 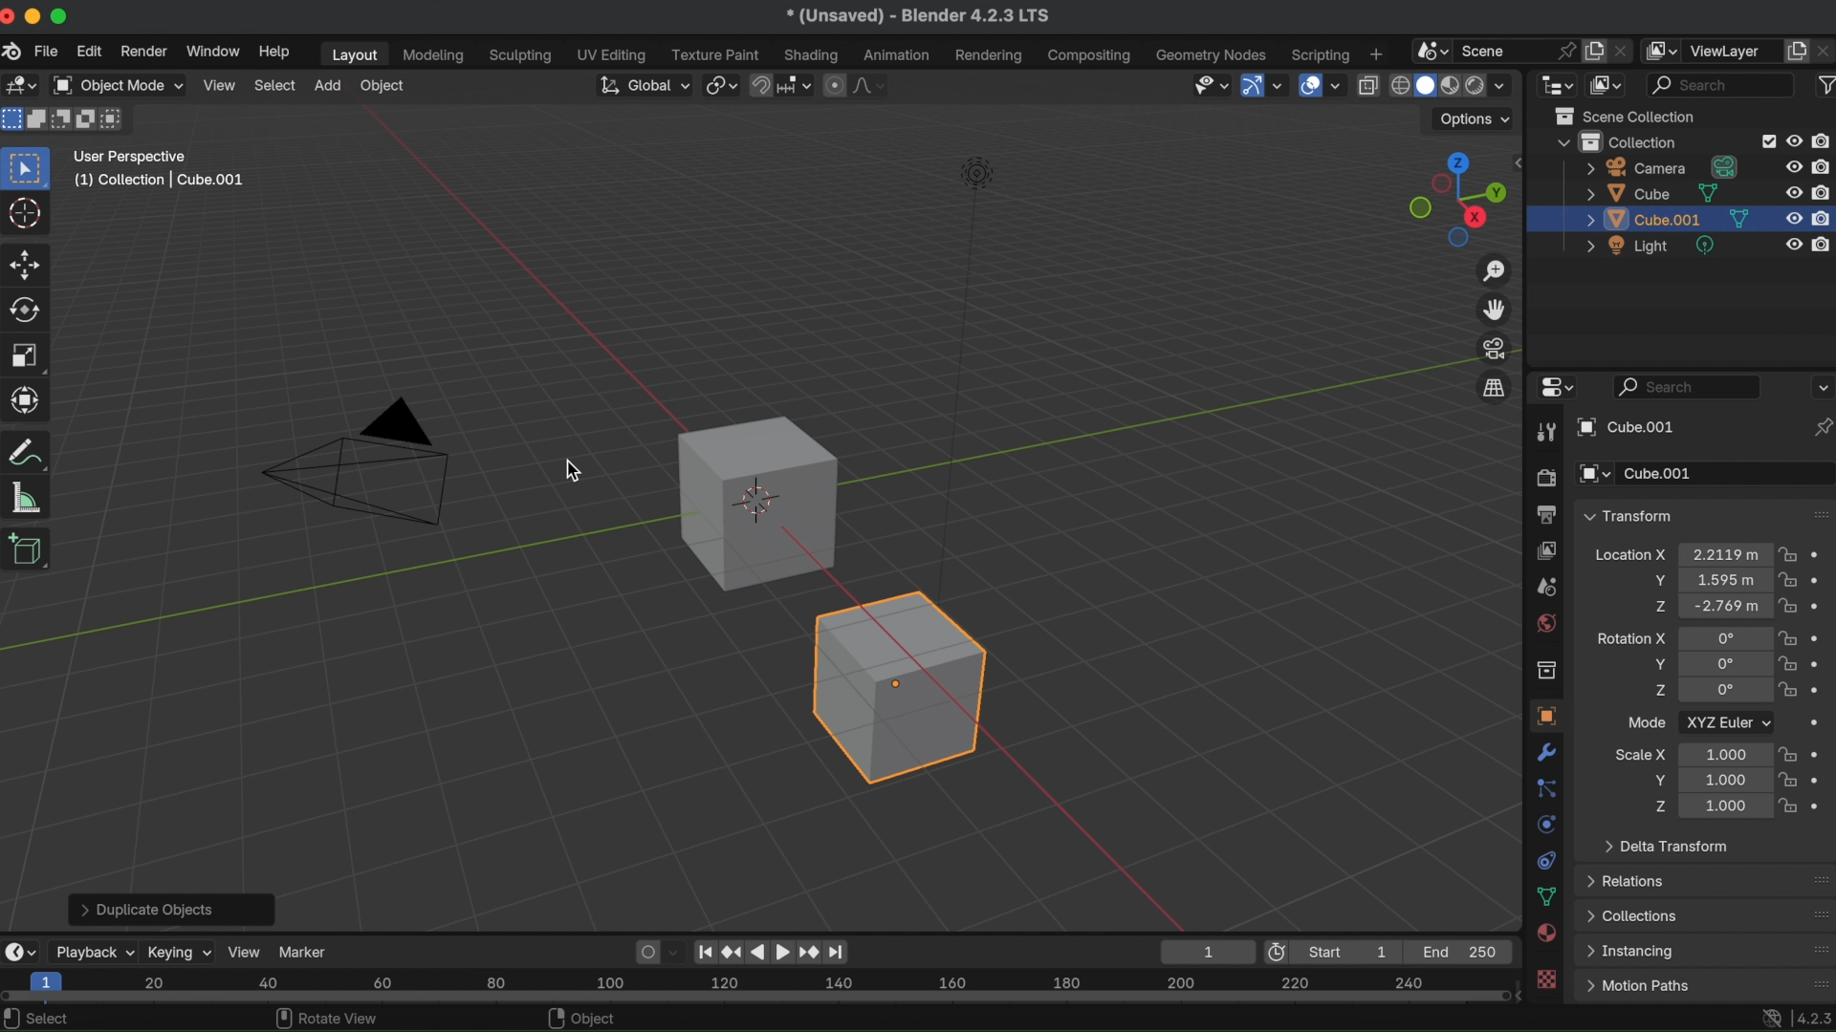 What do you see at coordinates (87, 121) in the screenshot?
I see `mode invert existing condition` at bounding box center [87, 121].